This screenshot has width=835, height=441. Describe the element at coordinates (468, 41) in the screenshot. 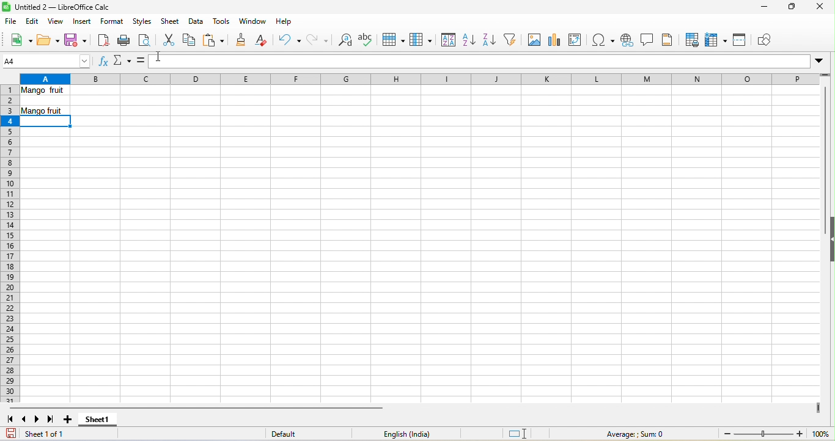

I see `sort ascending` at that location.